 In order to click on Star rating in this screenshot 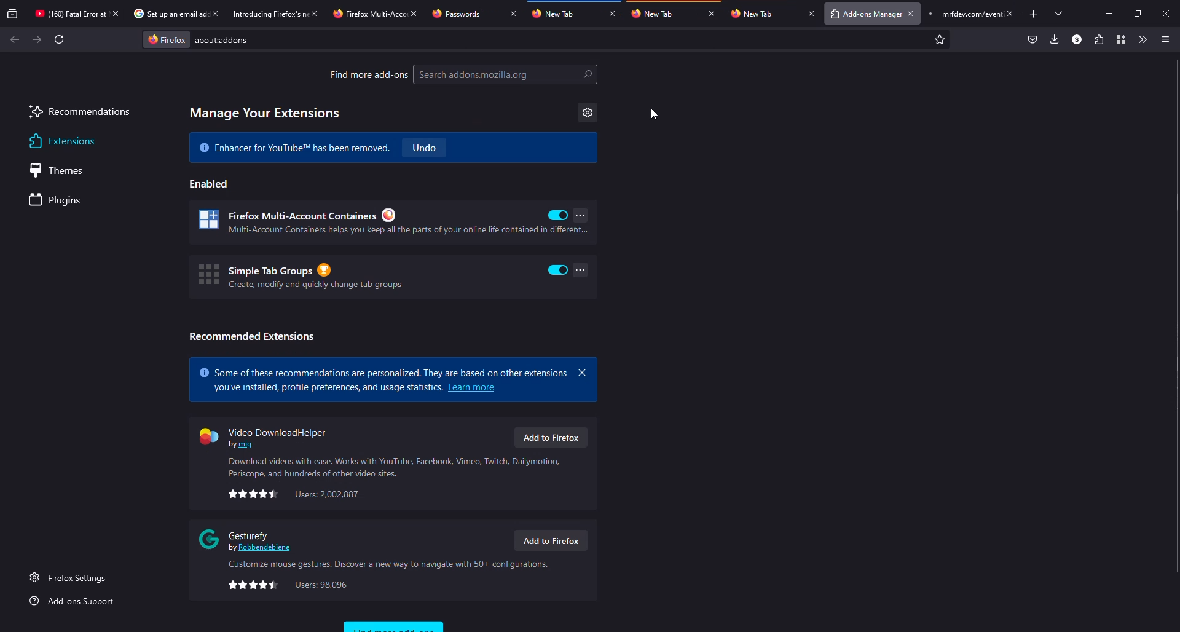, I will do `click(255, 494)`.